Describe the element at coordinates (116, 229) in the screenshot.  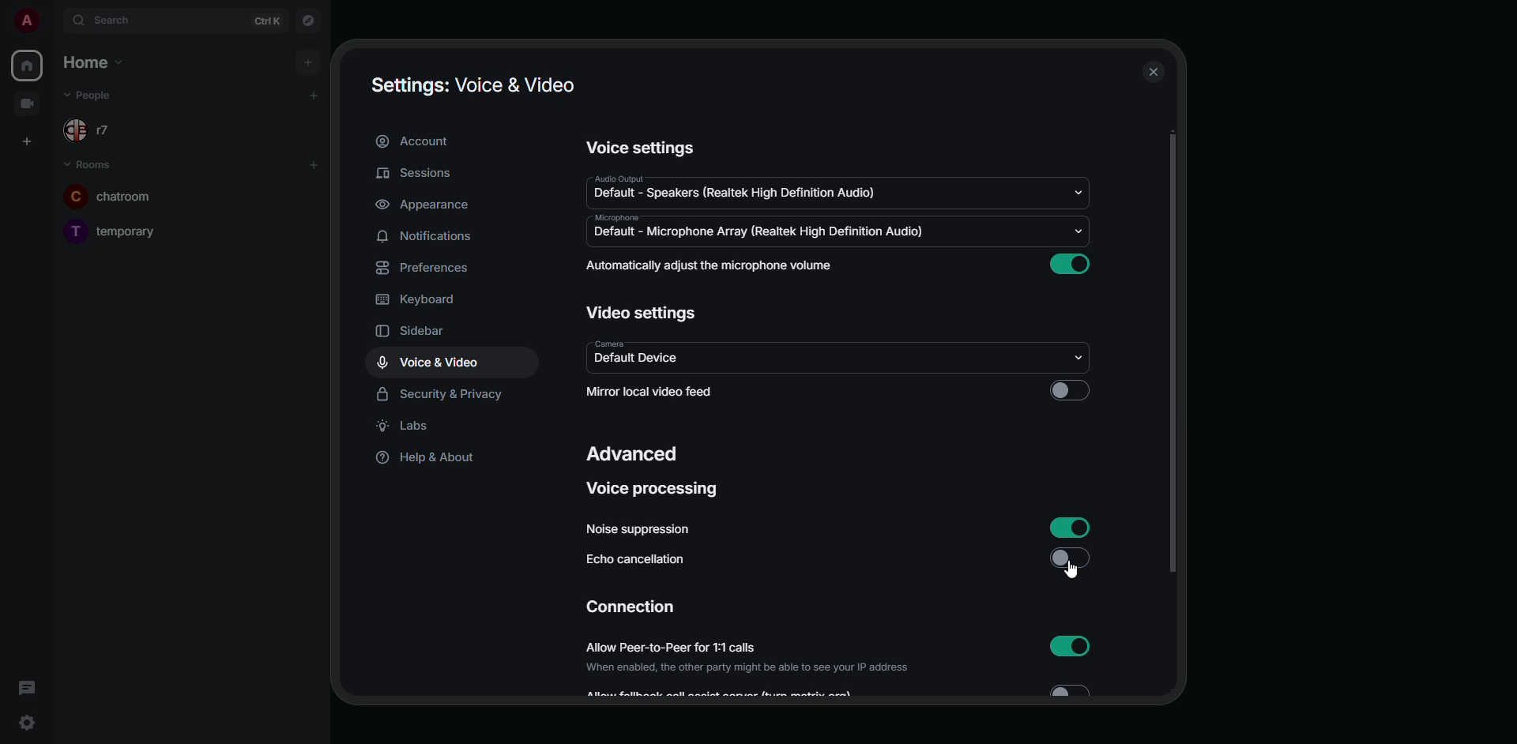
I see `temporary` at that location.